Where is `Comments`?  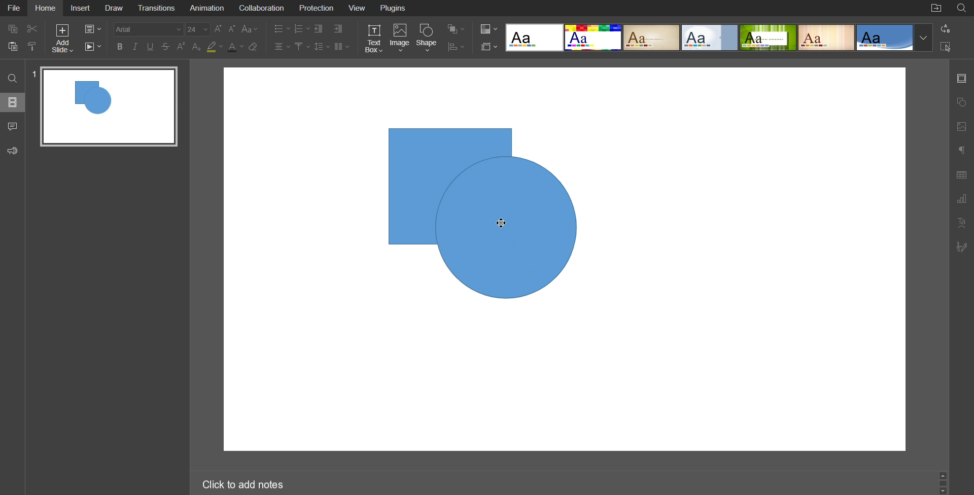
Comments is located at coordinates (12, 127).